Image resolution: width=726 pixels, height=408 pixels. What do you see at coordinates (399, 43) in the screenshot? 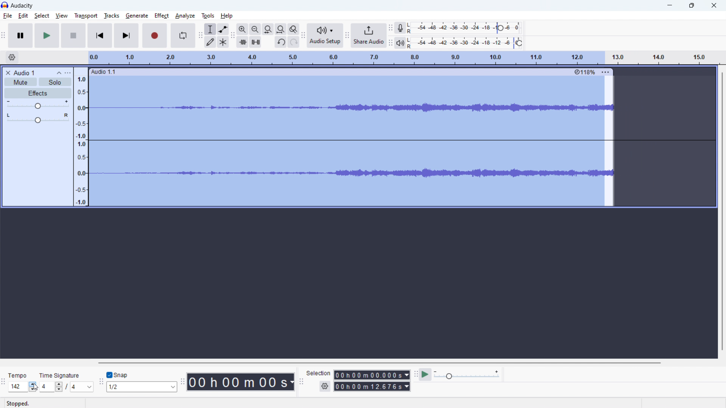
I see `playback meter` at bounding box center [399, 43].